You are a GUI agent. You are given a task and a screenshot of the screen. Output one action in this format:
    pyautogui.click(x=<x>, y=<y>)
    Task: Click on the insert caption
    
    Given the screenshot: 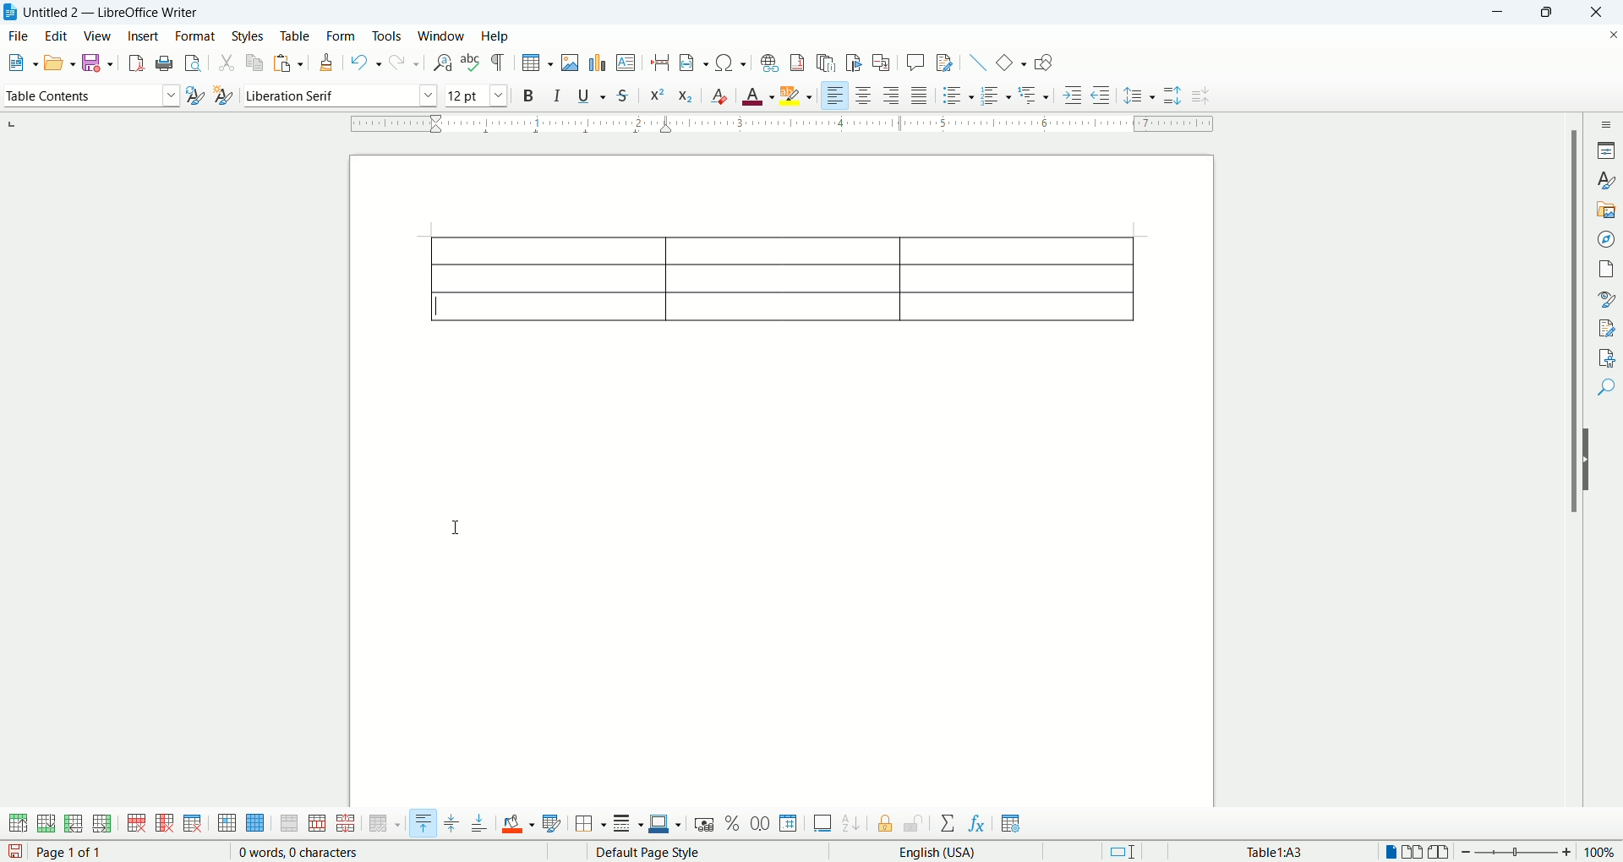 What is the action you would take?
    pyautogui.click(x=823, y=827)
    